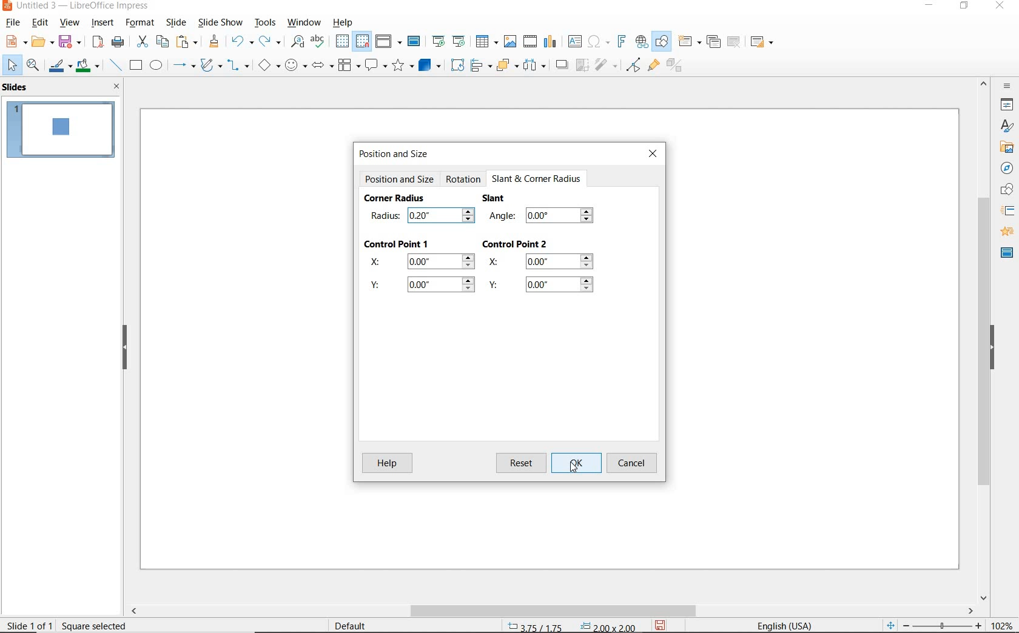 This screenshot has height=633, width=1019. Describe the element at coordinates (98, 42) in the screenshot. I see `export directly as pdf` at that location.